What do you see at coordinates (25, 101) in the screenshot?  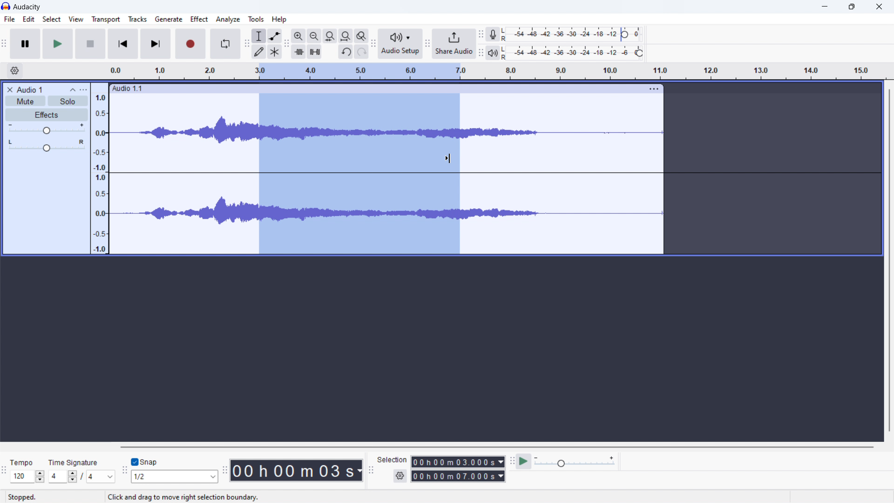 I see `mute` at bounding box center [25, 101].